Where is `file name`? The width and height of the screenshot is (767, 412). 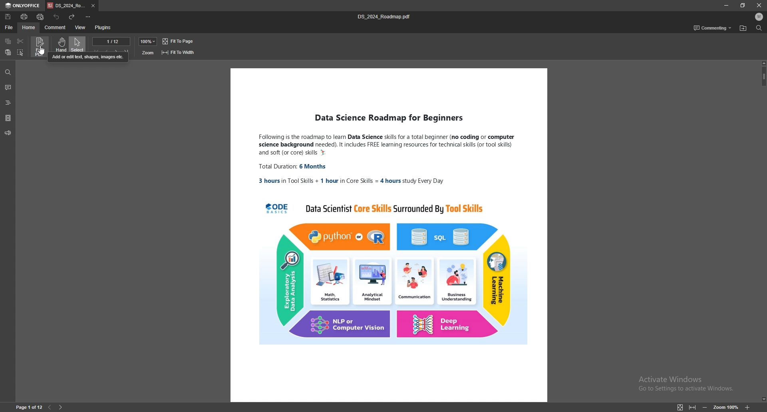 file name is located at coordinates (386, 16).